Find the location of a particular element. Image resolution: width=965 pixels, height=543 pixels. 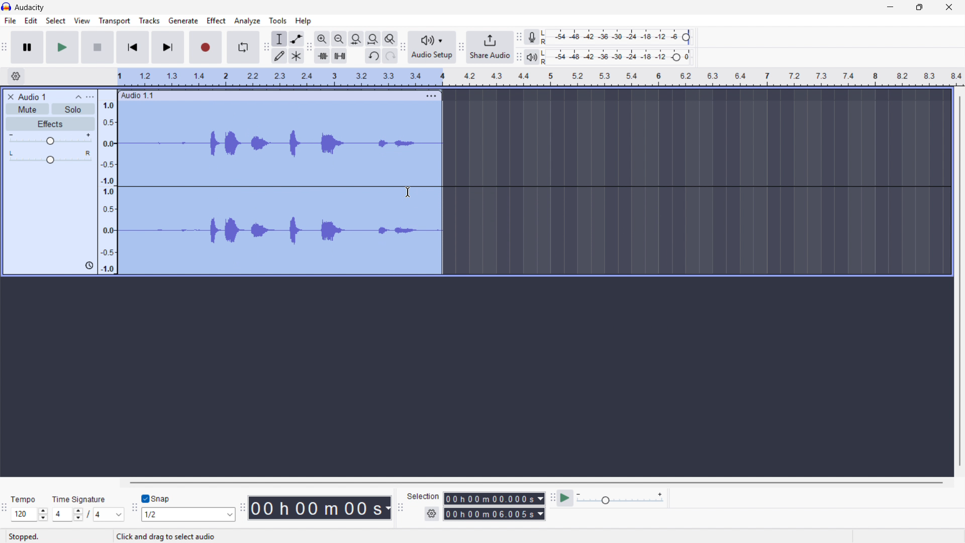

Enable loop  is located at coordinates (243, 47).